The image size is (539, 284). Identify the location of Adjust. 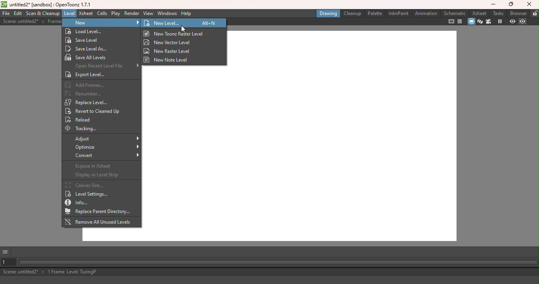
(106, 138).